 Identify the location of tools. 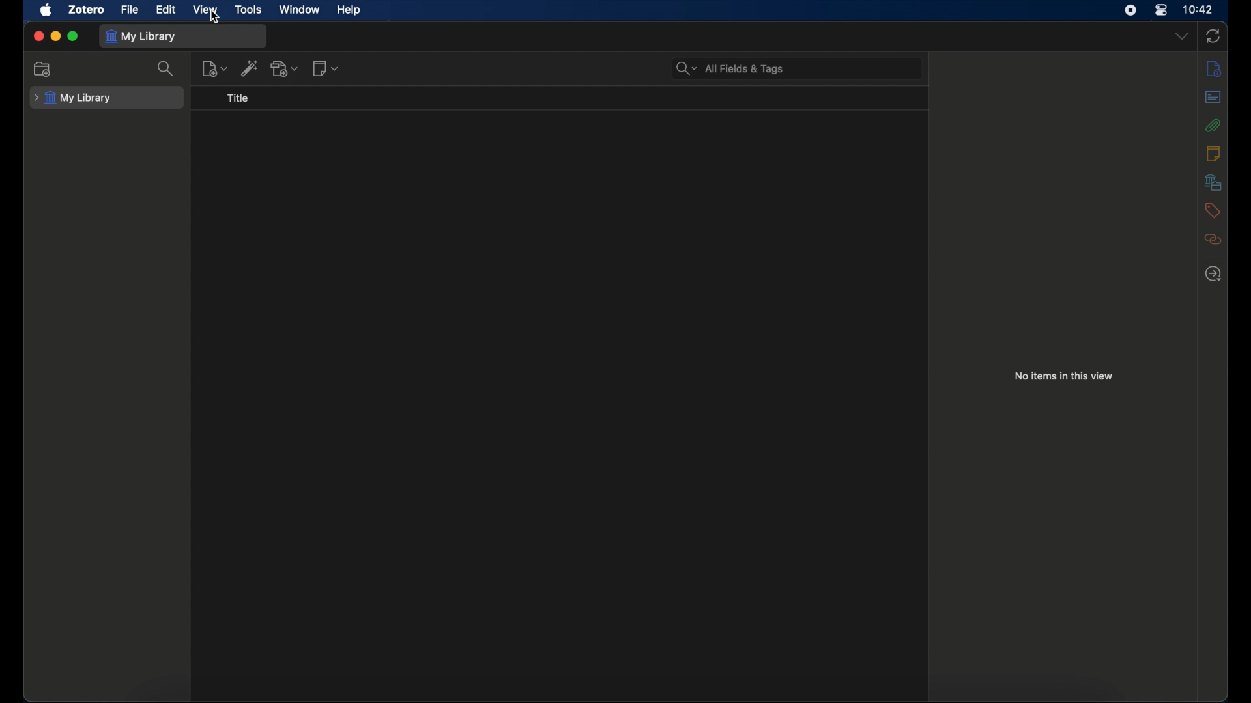
(249, 9).